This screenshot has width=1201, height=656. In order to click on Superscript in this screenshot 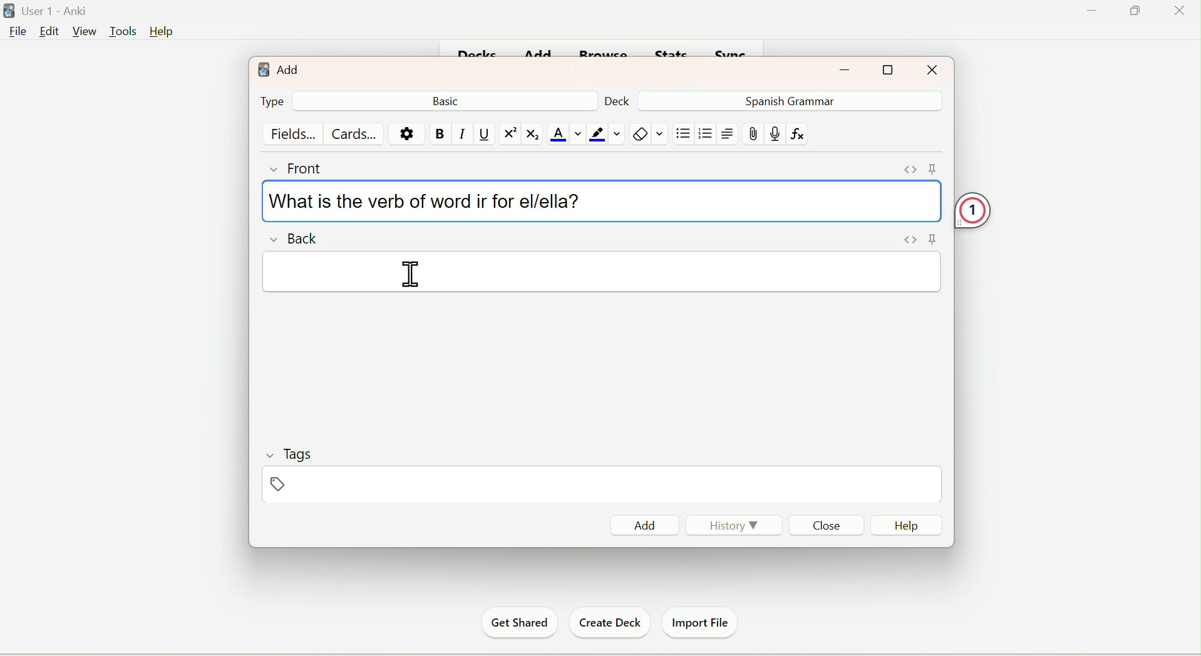, I will do `click(508, 134)`.